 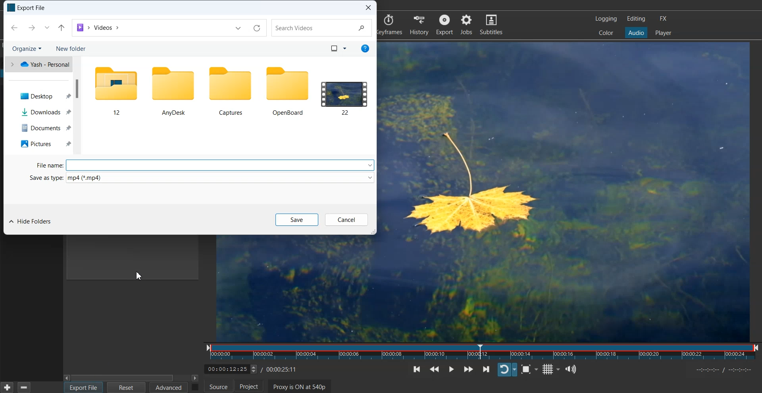 What do you see at coordinates (237, 29) in the screenshot?
I see `dropdown` at bounding box center [237, 29].